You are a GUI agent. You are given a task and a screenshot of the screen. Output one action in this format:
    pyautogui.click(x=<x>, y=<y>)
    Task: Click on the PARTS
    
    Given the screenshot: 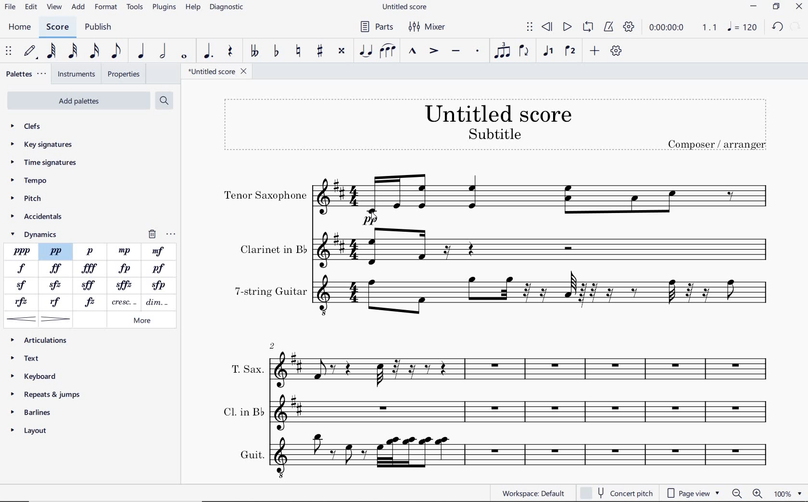 What is the action you would take?
    pyautogui.click(x=376, y=26)
    